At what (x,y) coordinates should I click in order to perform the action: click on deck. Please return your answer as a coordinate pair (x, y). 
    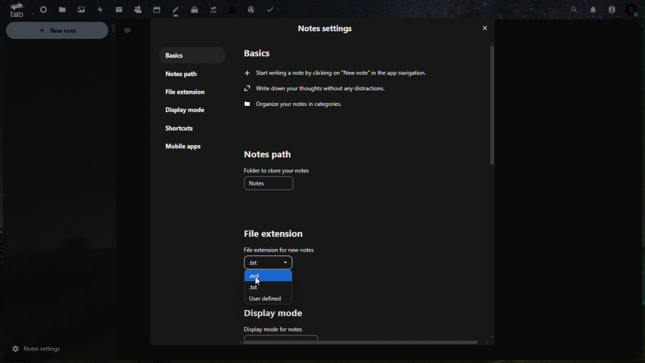
    Looking at the image, I should click on (196, 10).